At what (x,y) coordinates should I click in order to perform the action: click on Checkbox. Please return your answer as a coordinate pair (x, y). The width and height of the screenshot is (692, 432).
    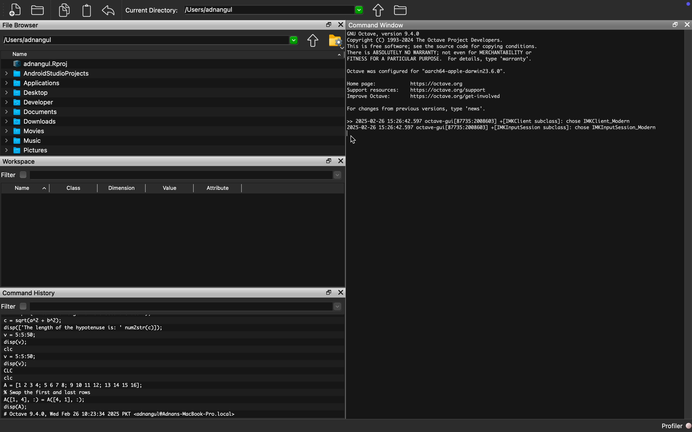
    Looking at the image, I should click on (23, 175).